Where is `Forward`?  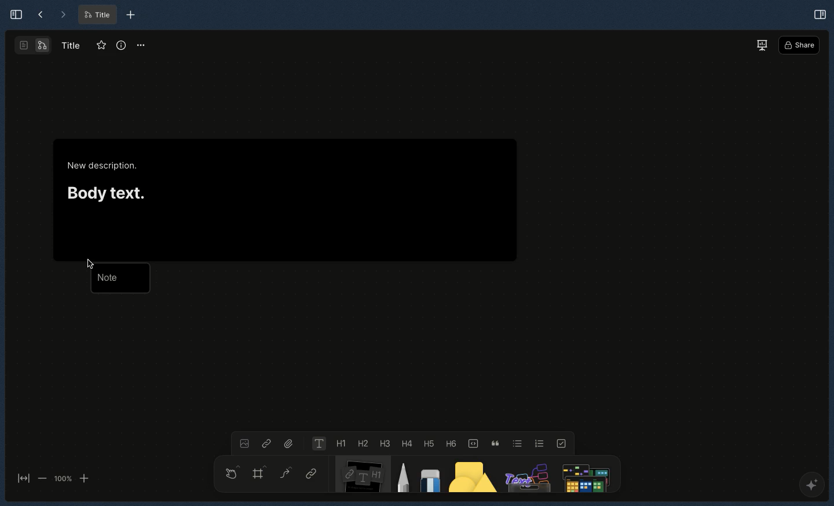 Forward is located at coordinates (63, 15).